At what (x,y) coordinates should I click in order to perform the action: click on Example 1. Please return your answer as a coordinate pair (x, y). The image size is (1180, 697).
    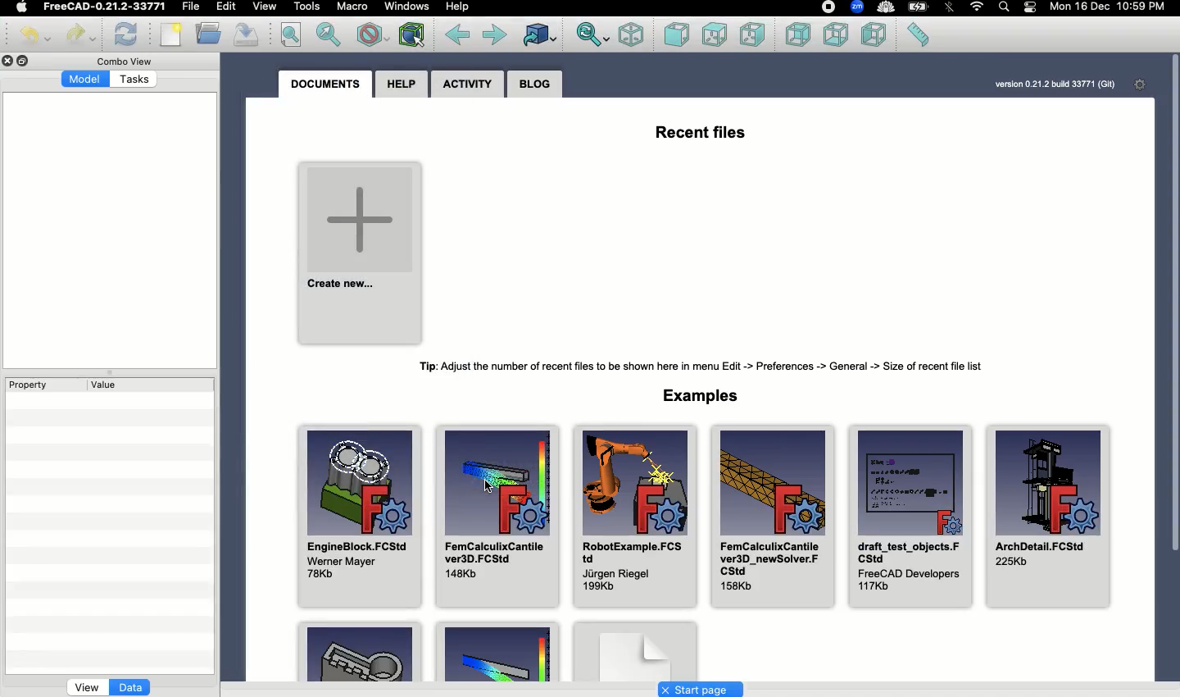
    Looking at the image, I should click on (361, 649).